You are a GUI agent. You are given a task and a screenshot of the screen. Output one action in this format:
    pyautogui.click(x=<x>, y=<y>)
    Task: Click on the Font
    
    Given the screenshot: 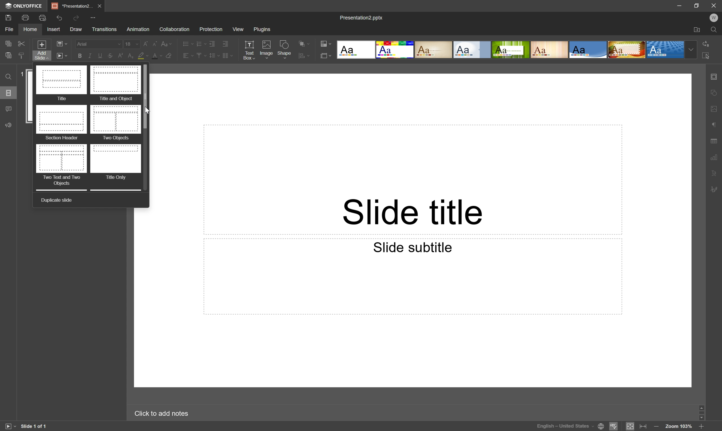 What is the action you would take?
    pyautogui.click(x=98, y=44)
    